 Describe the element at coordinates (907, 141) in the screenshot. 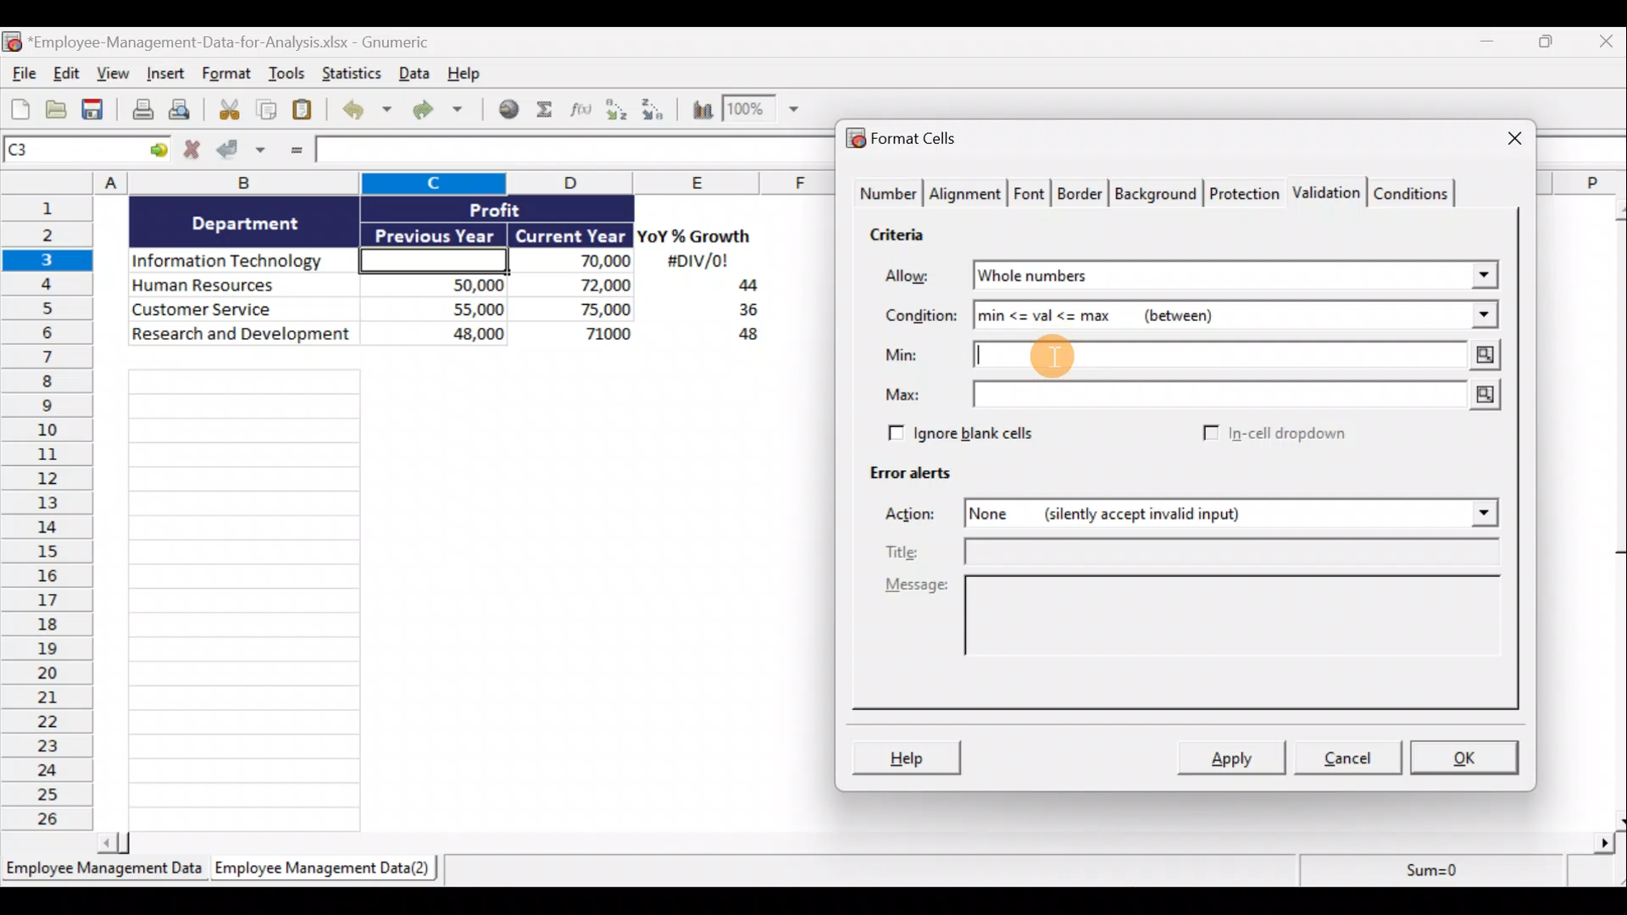

I see `Format cells` at that location.